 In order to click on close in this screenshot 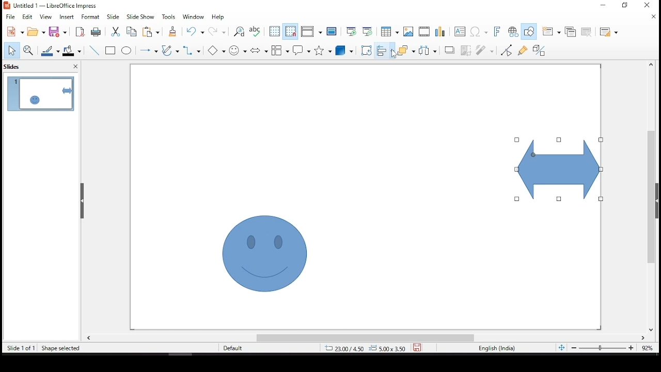, I will do `click(655, 18)`.